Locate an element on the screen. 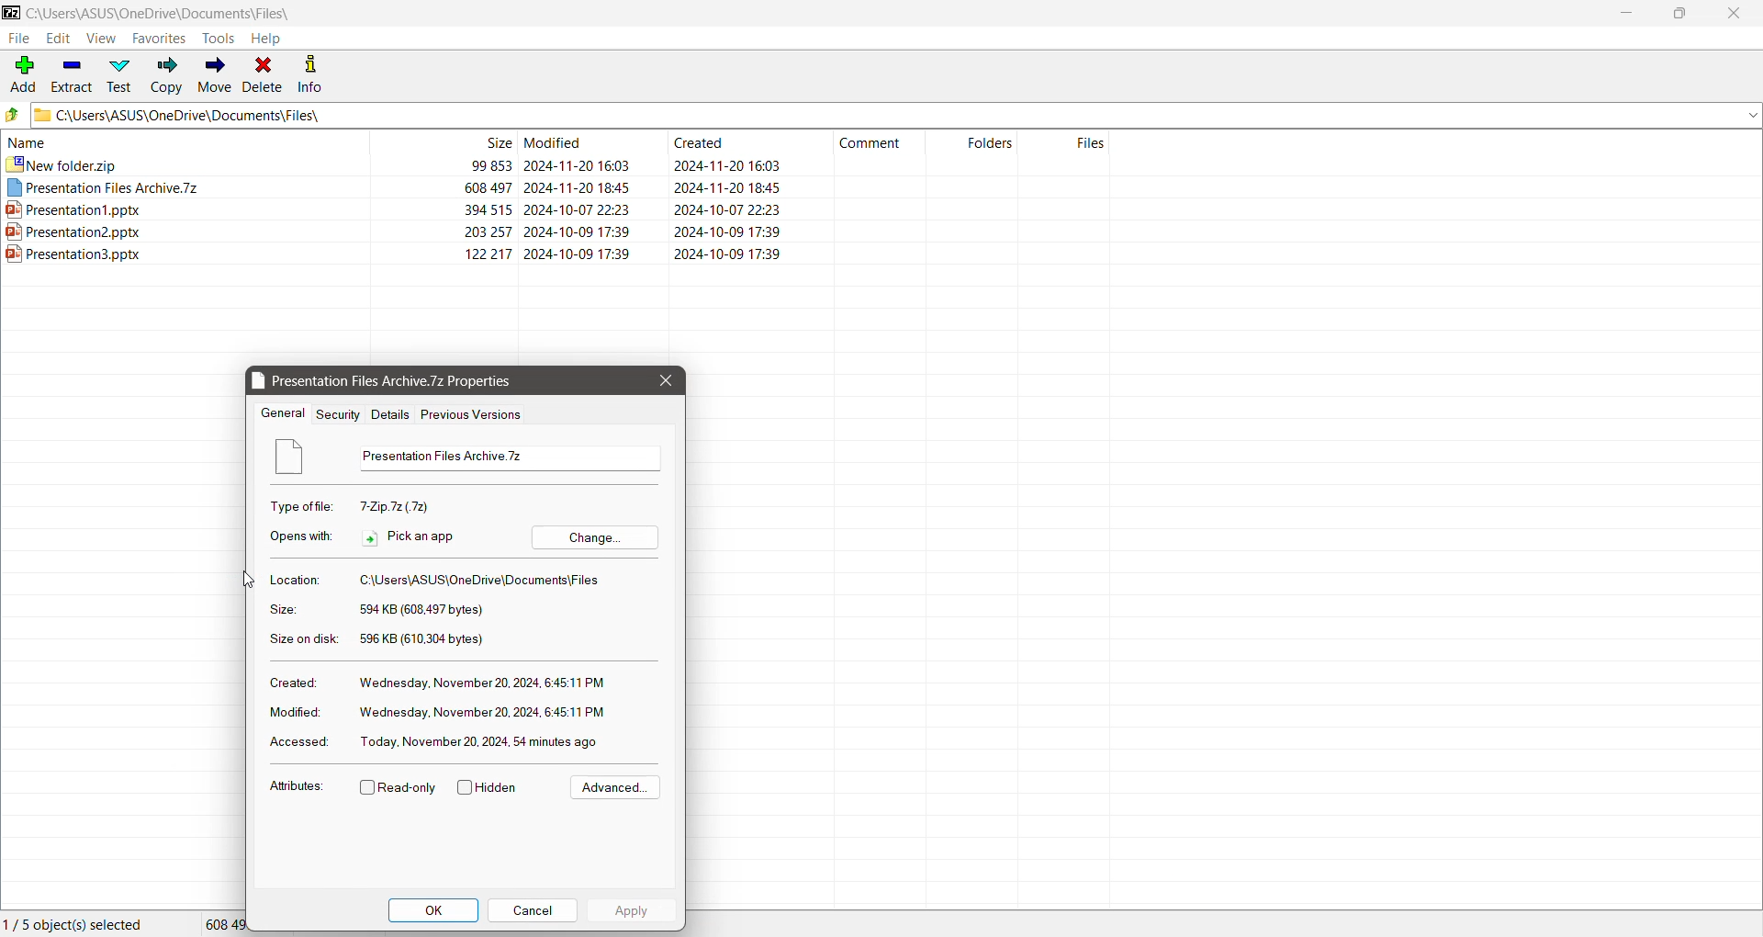 Image resolution: width=1763 pixels, height=937 pixels. 60849 is located at coordinates (225, 922).